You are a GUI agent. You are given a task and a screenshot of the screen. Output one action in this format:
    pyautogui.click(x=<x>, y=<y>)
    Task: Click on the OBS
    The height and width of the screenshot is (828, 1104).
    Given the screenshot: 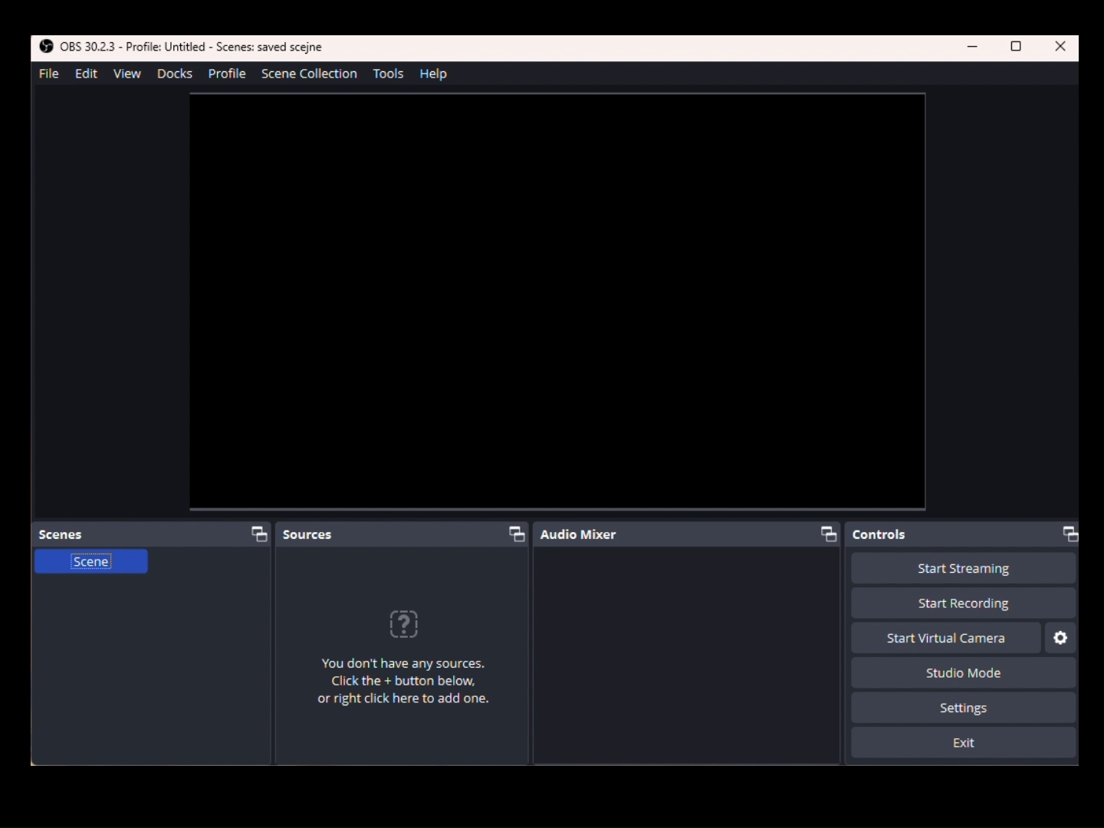 What is the action you would take?
    pyautogui.click(x=77, y=48)
    